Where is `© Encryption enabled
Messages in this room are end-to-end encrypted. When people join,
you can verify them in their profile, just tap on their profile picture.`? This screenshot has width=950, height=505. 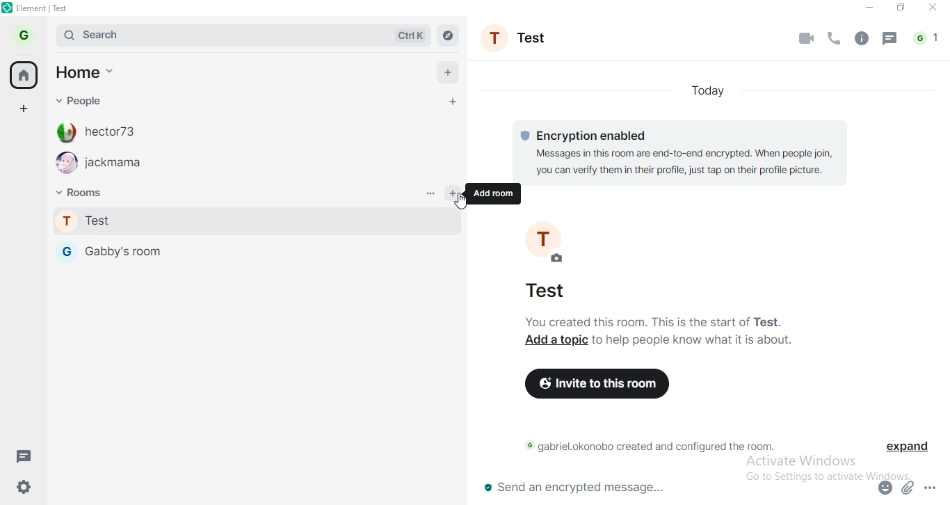
© Encryption enabled
Messages in this room are end-to-end encrypted. When people join,
you can verify them in their profile, just tap on their profile picture. is located at coordinates (677, 150).